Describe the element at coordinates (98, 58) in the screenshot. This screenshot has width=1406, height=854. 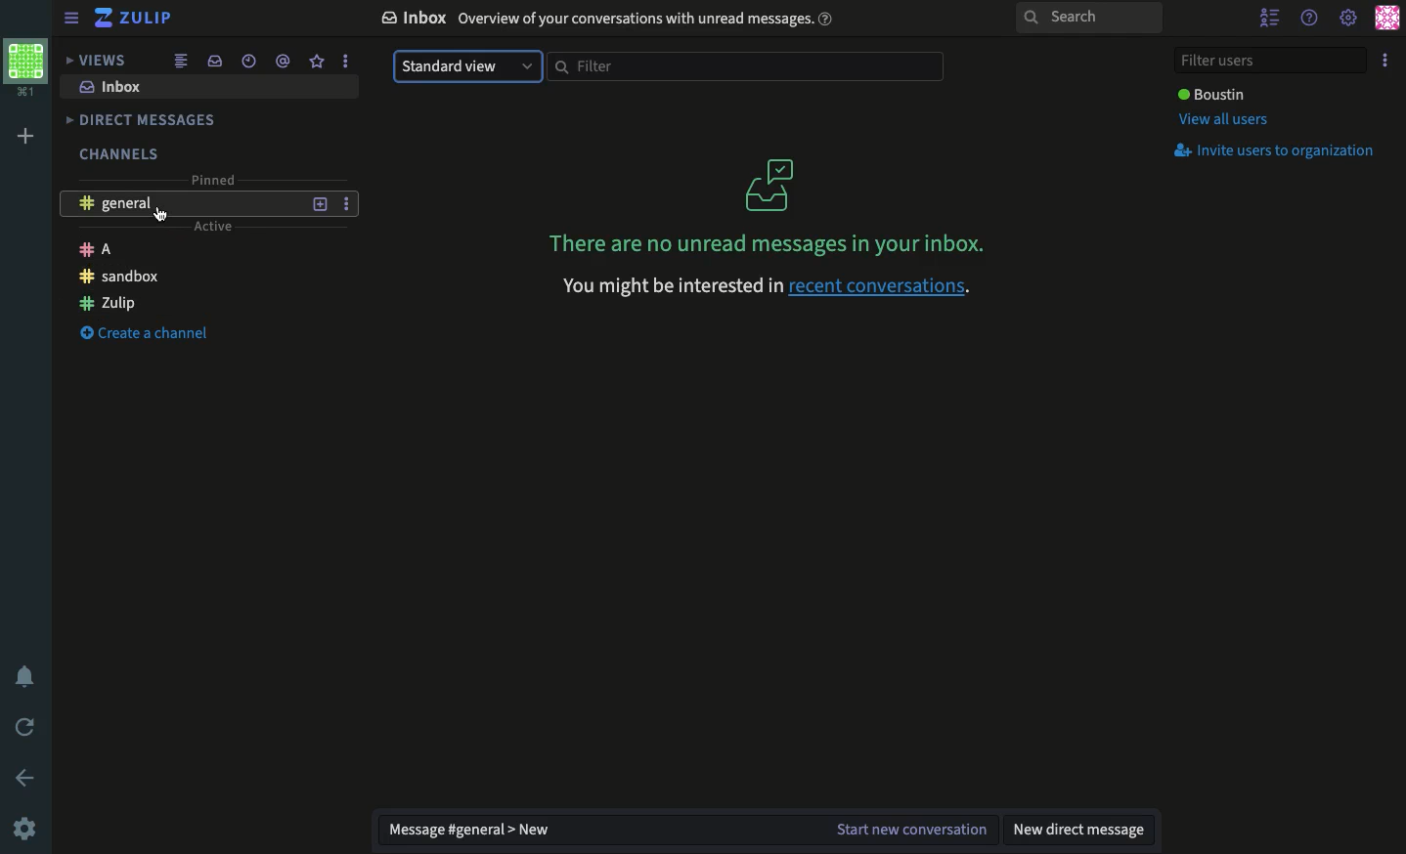
I see `Views` at that location.